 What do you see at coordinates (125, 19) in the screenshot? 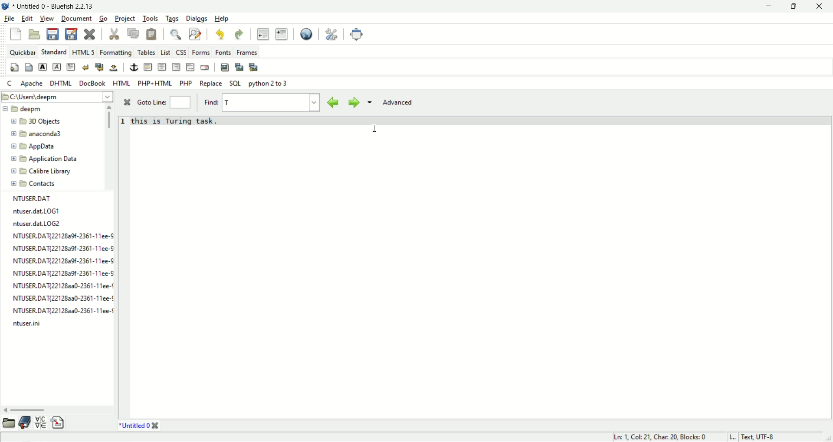
I see `project` at bounding box center [125, 19].